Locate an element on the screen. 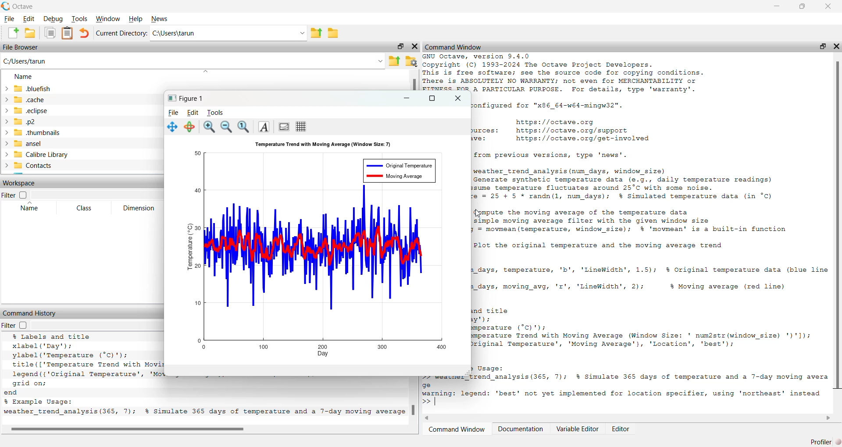 The width and height of the screenshot is (842, 447). Zoom In is located at coordinates (211, 128).